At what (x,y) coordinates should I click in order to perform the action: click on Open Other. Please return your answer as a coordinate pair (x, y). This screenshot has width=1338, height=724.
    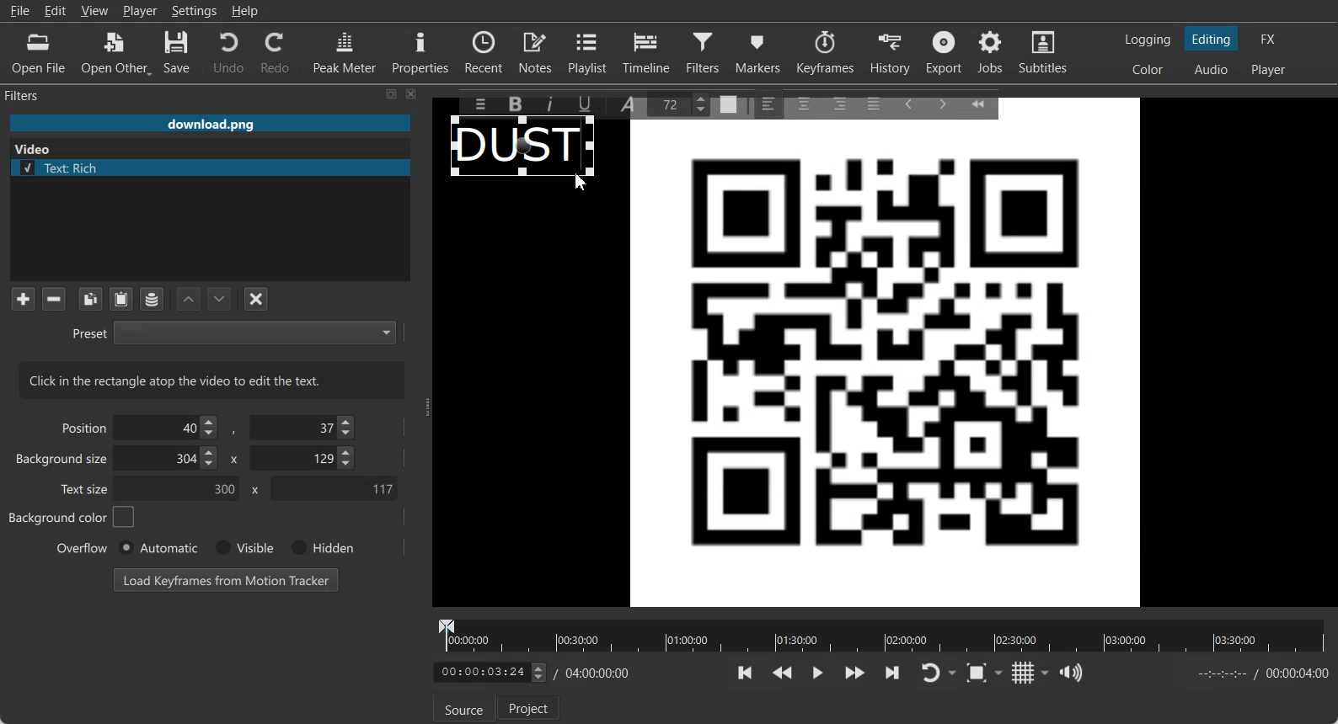
    Looking at the image, I should click on (116, 53).